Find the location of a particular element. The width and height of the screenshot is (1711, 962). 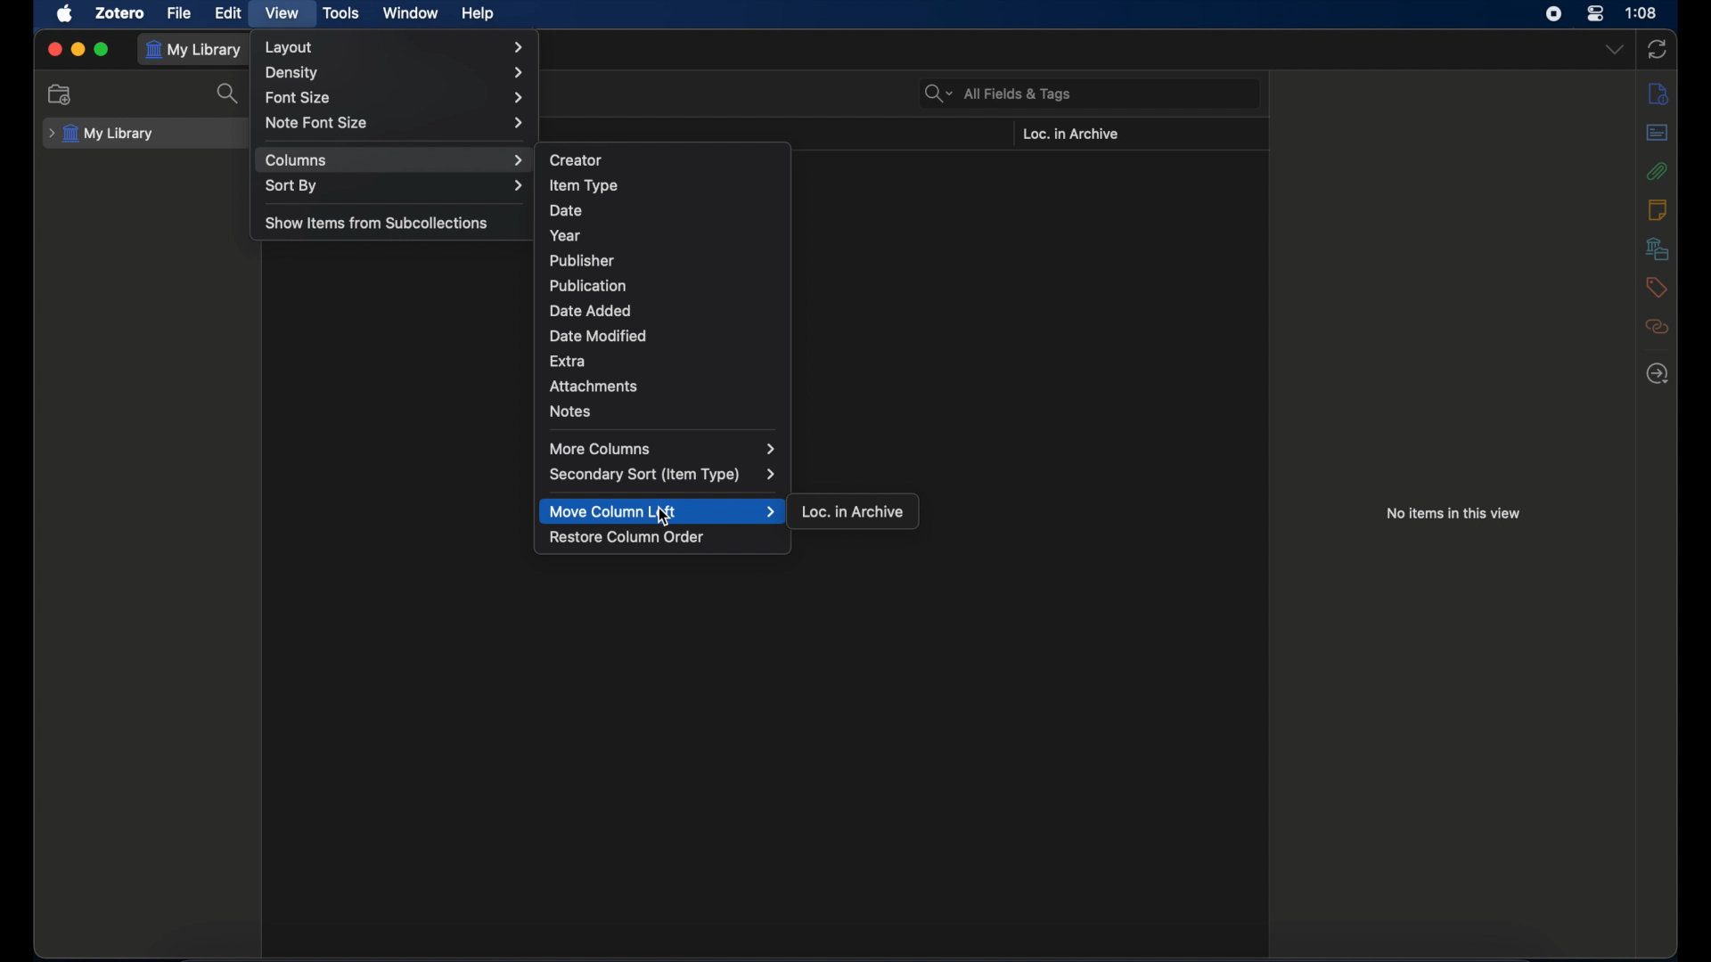

search is located at coordinates (229, 93).